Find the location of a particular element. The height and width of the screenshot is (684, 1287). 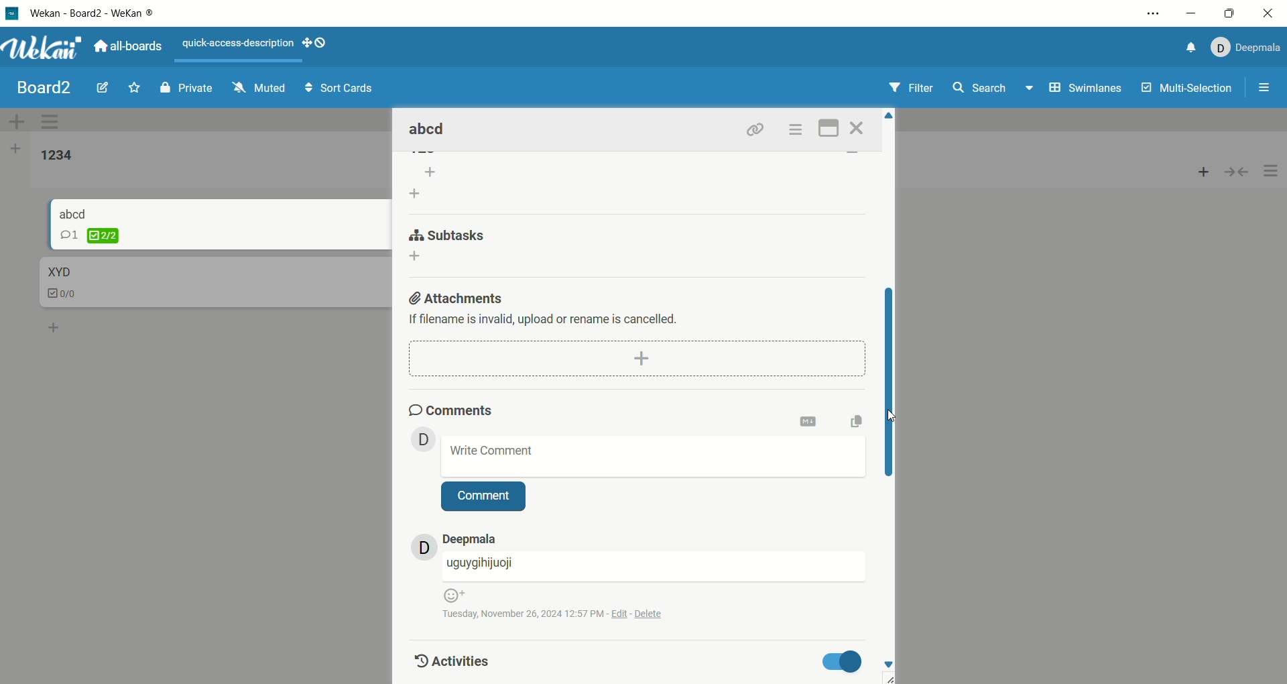

options is located at coordinates (1266, 89).